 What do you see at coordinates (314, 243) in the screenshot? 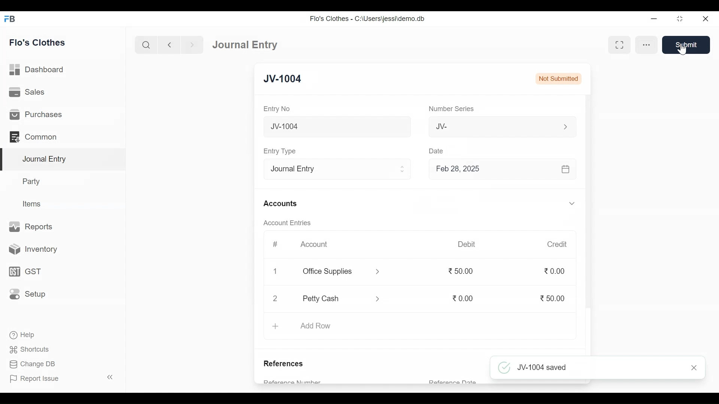
I see `Account` at bounding box center [314, 243].